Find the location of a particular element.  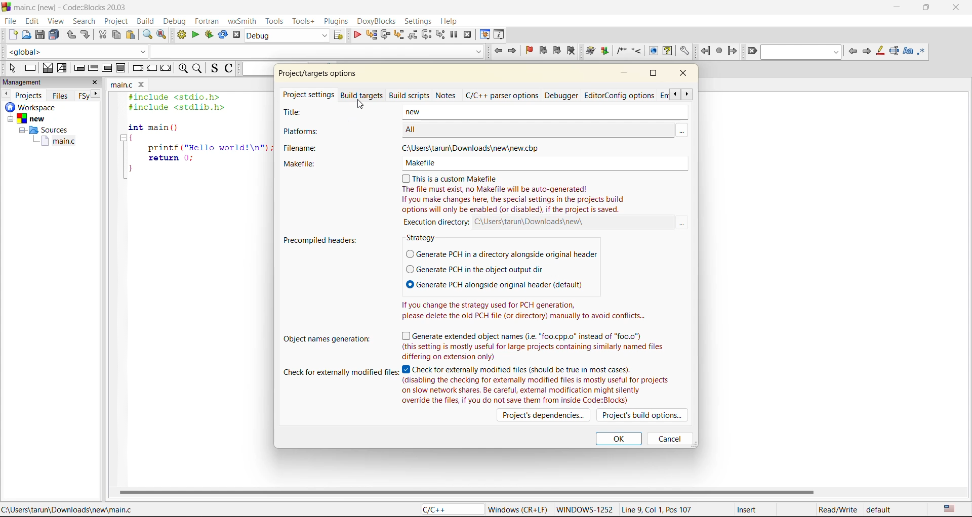

build is located at coordinates (147, 20).